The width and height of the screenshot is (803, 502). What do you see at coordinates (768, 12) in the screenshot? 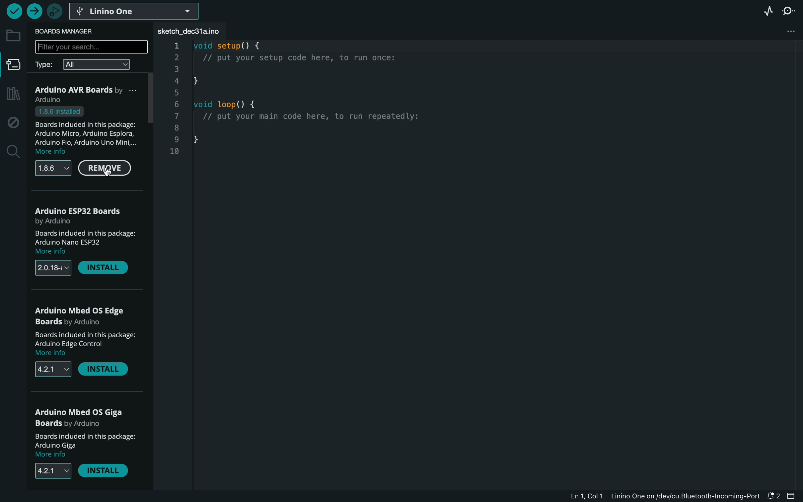
I see `serial plotter` at bounding box center [768, 12].